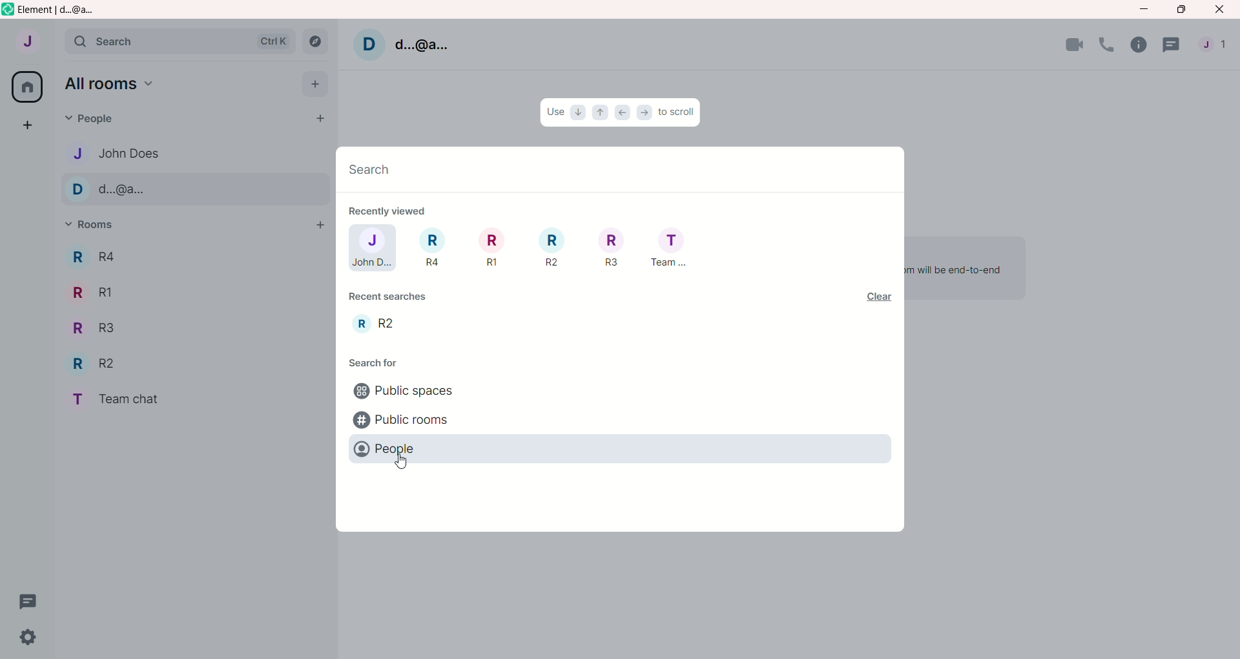  Describe the element at coordinates (1175, 48) in the screenshot. I see `threads` at that location.